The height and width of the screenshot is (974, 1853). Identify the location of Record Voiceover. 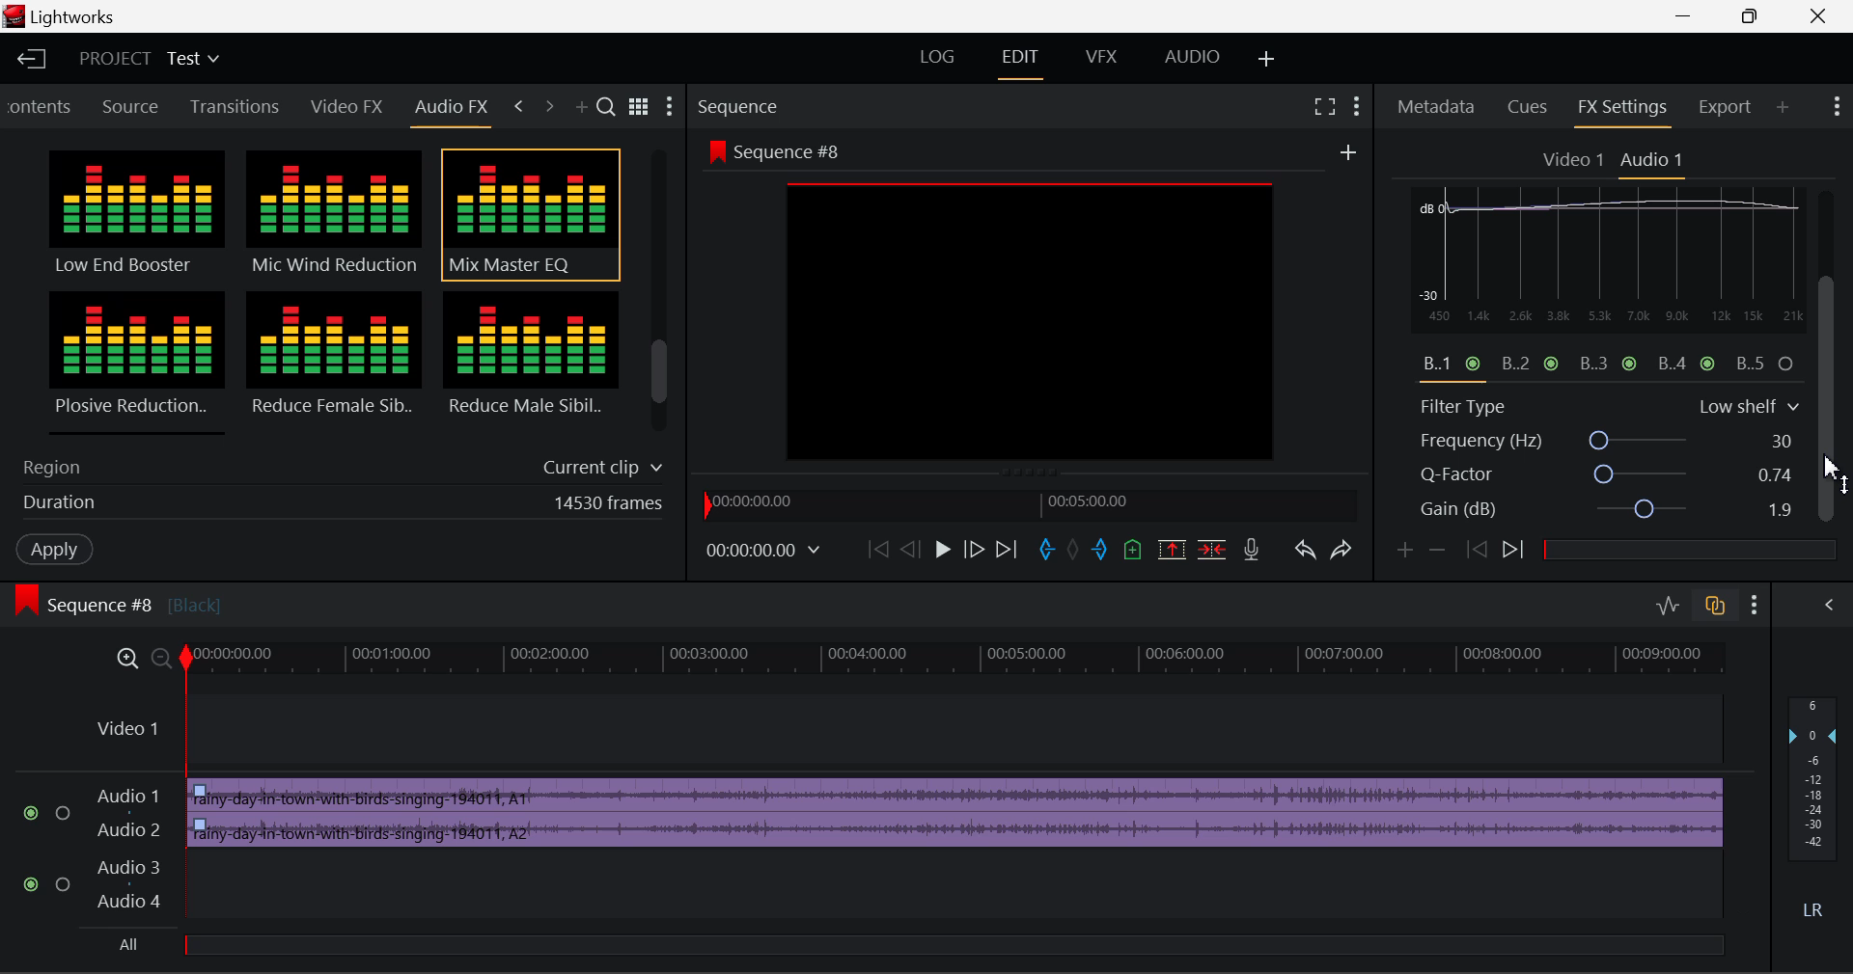
(1250, 551).